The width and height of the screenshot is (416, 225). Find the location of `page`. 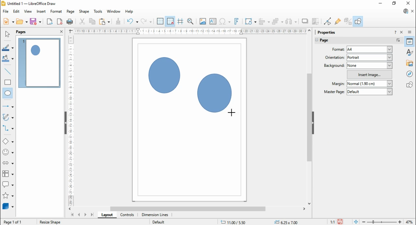

page is located at coordinates (329, 41).